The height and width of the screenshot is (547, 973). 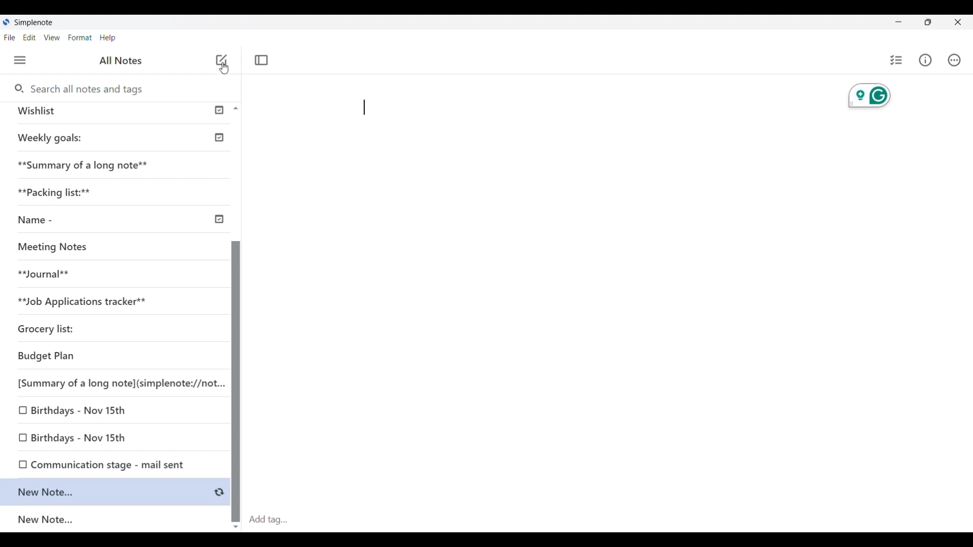 I want to click on Close interface, so click(x=957, y=22).